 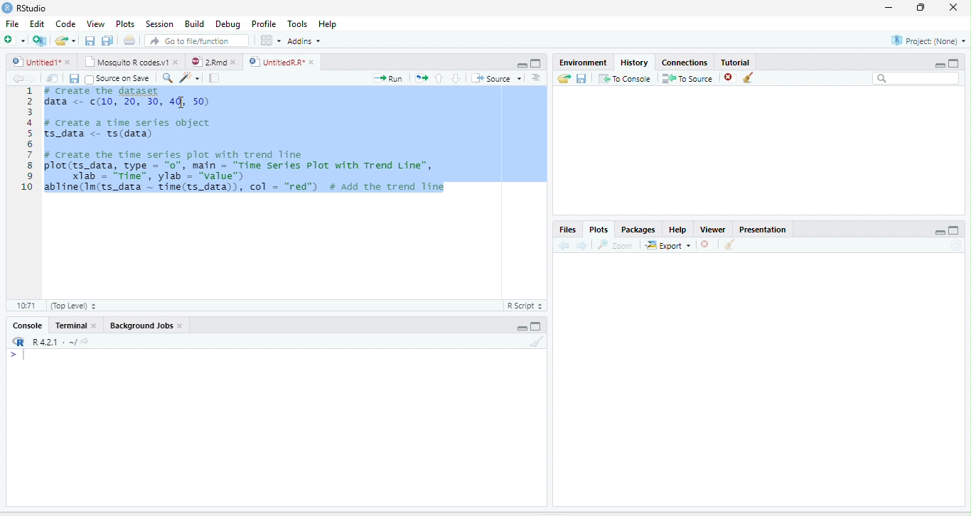 What do you see at coordinates (19, 341) in the screenshot?
I see `R` at bounding box center [19, 341].